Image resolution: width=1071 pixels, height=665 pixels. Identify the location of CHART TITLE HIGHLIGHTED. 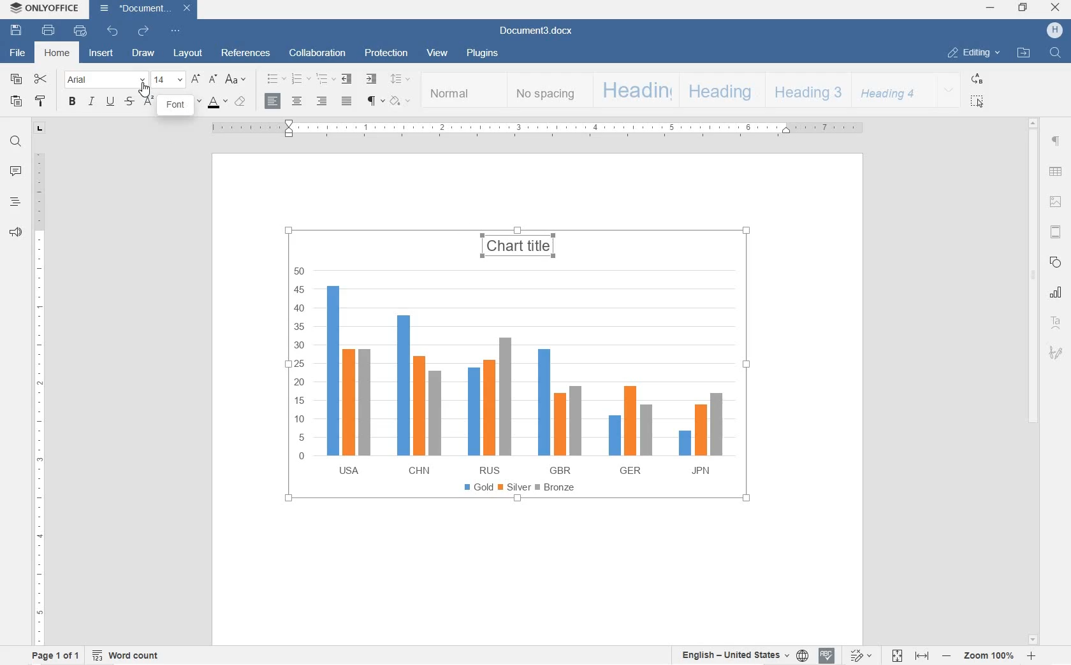
(516, 240).